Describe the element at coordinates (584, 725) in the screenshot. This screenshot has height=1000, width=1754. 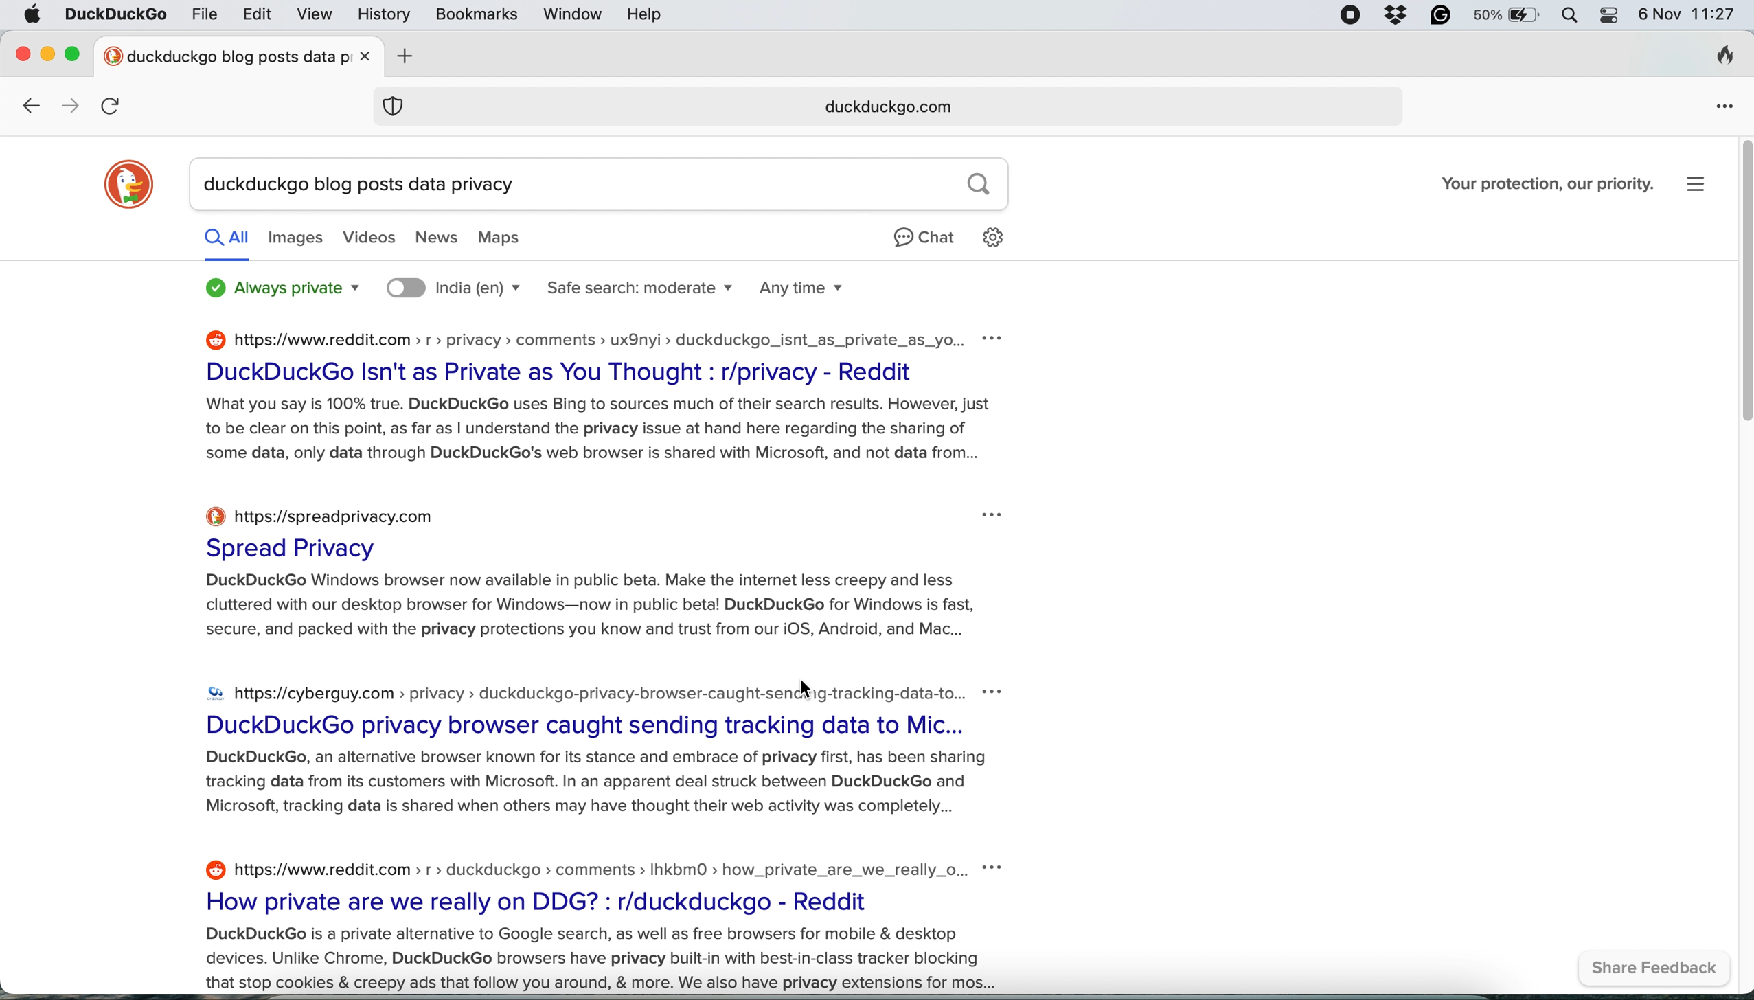
I see `DuckDuckGo privacy browser caught sending tracking data to Mic...` at that location.